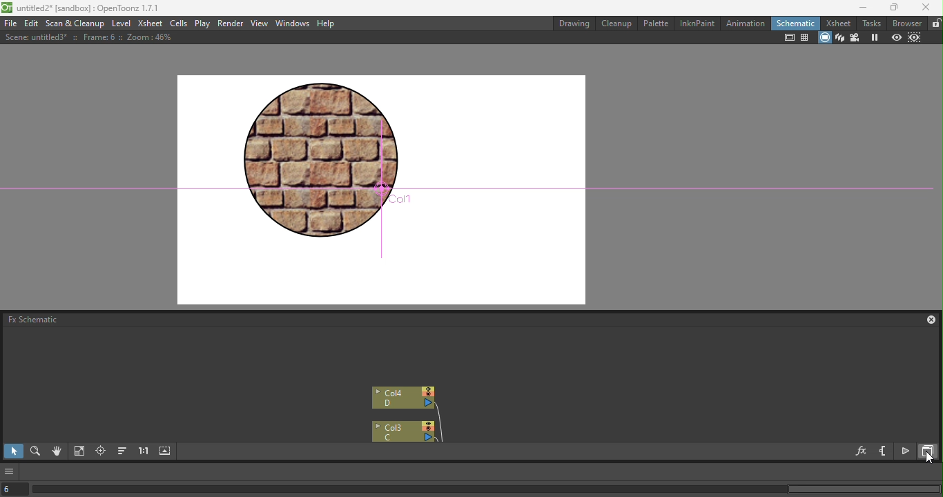 Image resolution: width=943 pixels, height=497 pixels. What do you see at coordinates (857, 8) in the screenshot?
I see `Minimize` at bounding box center [857, 8].